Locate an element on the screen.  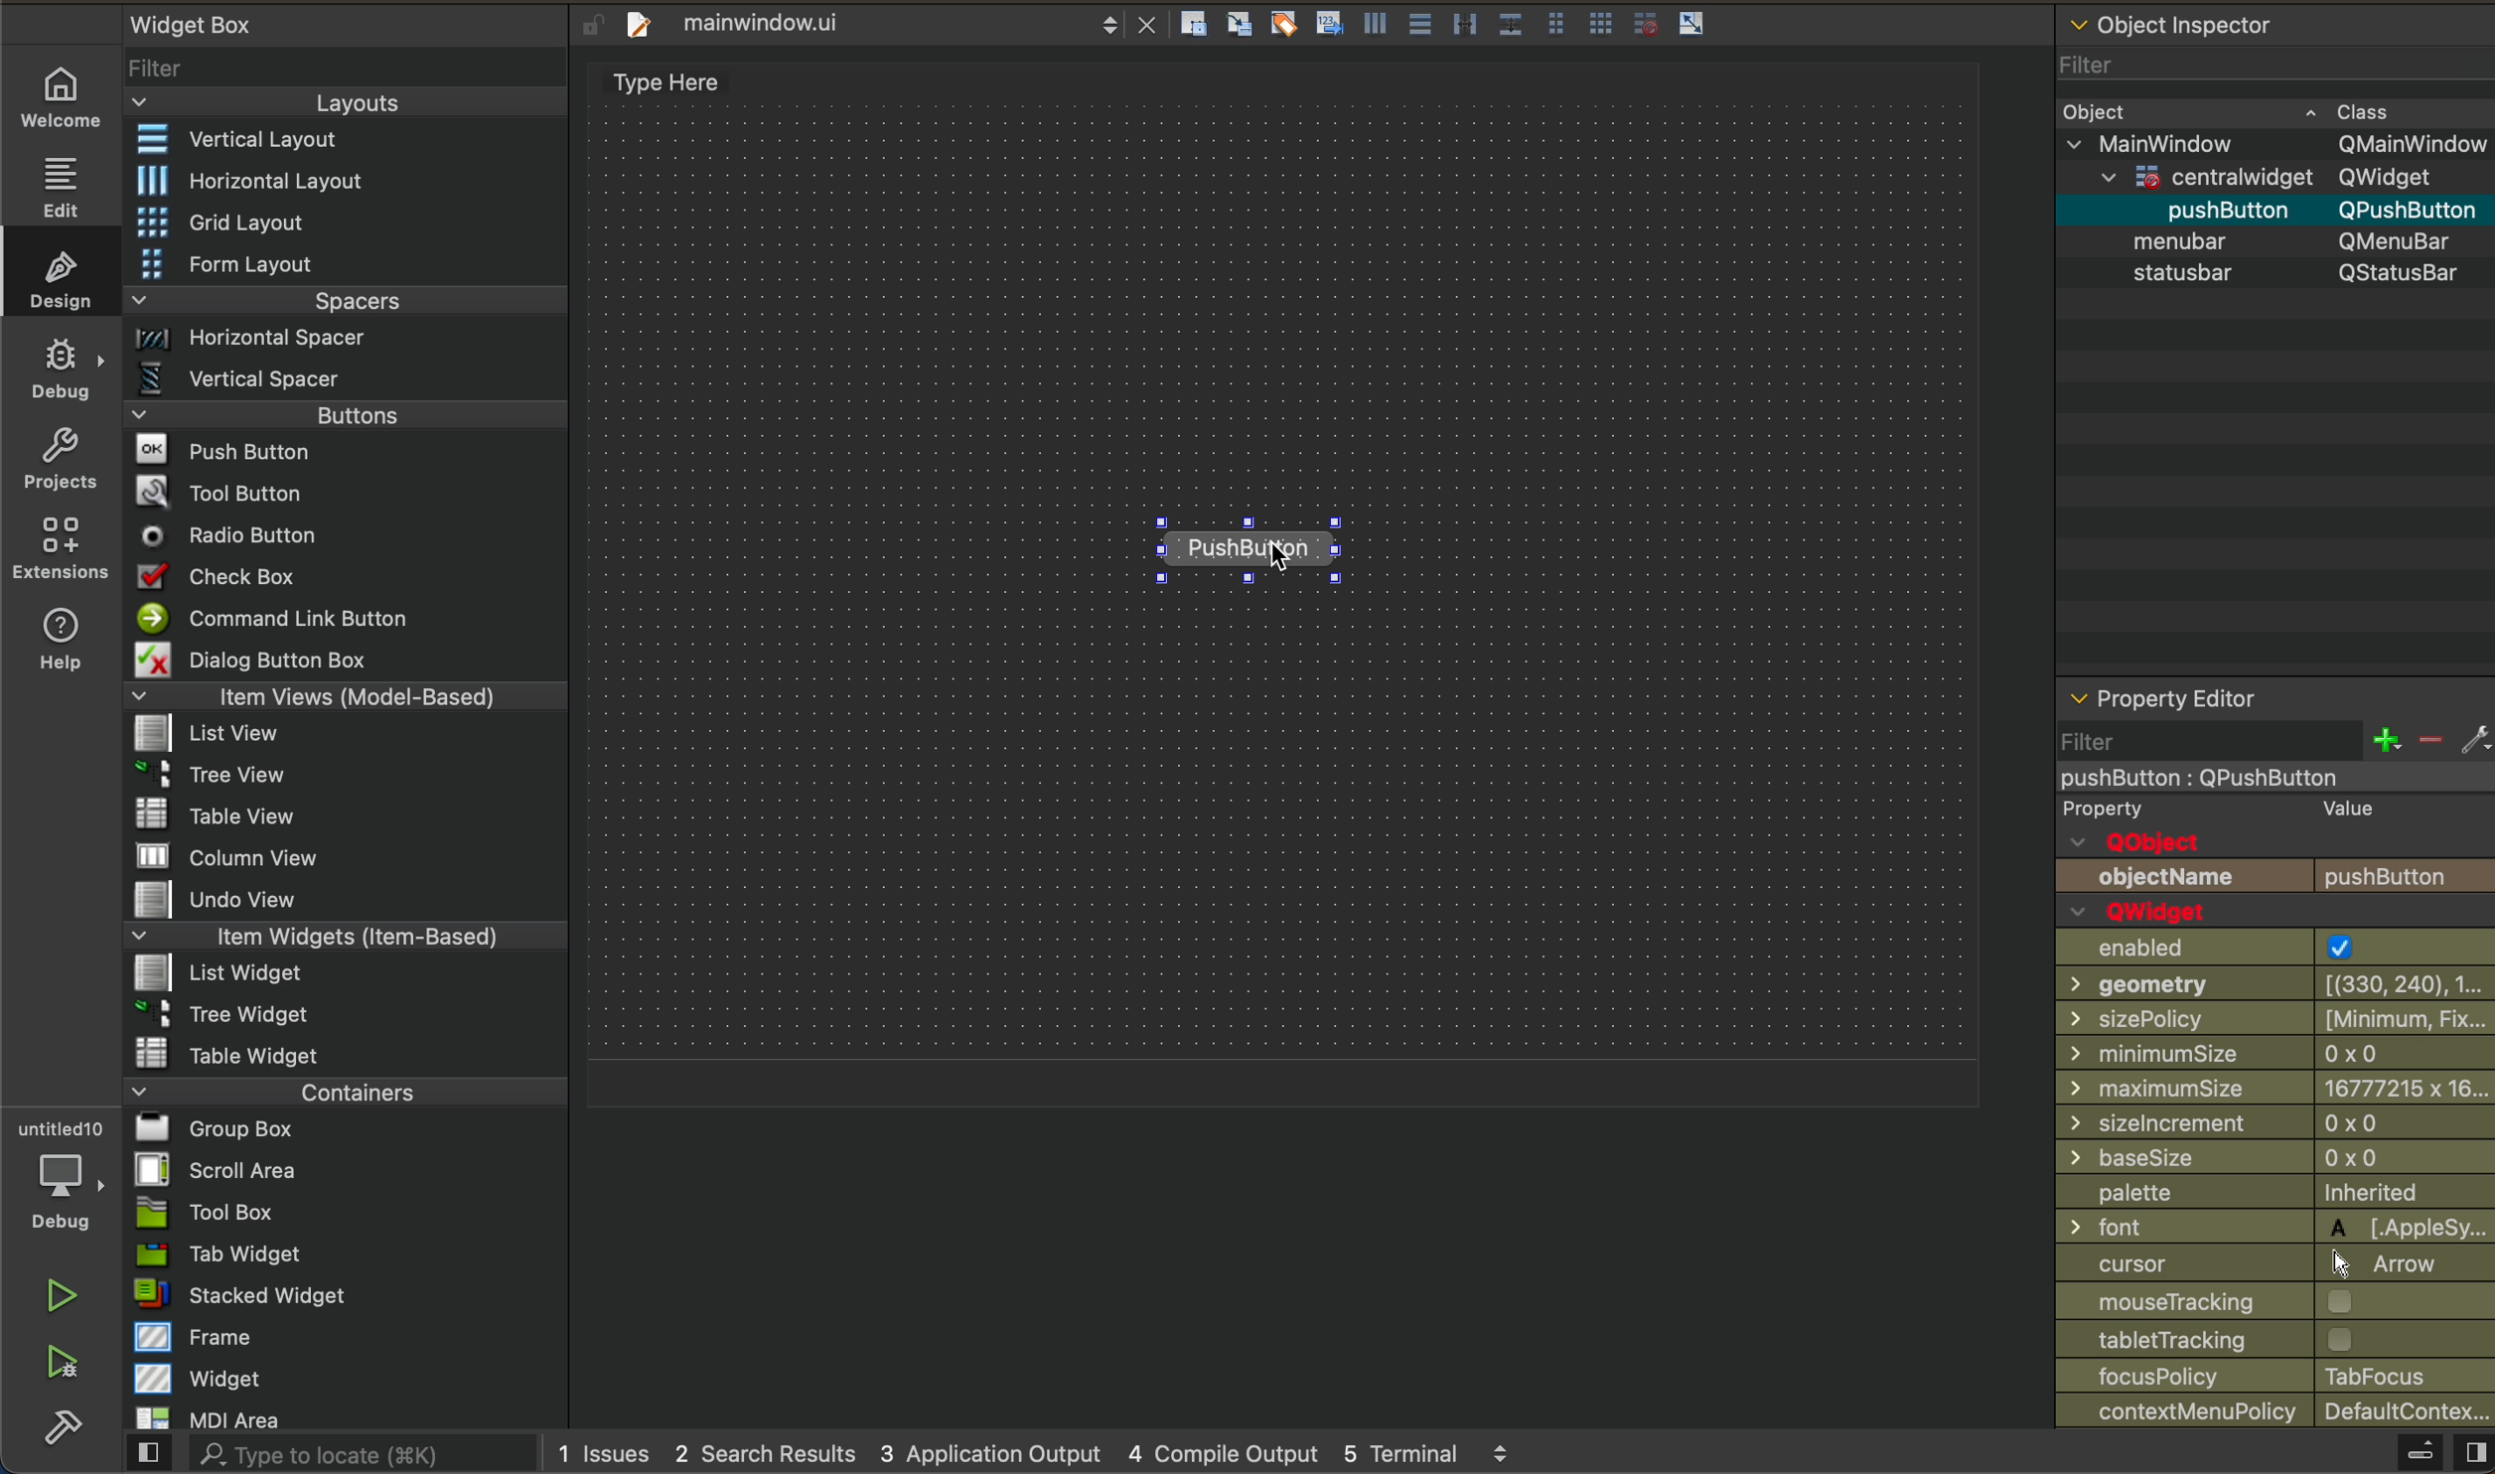
form layout is located at coordinates (345, 263).